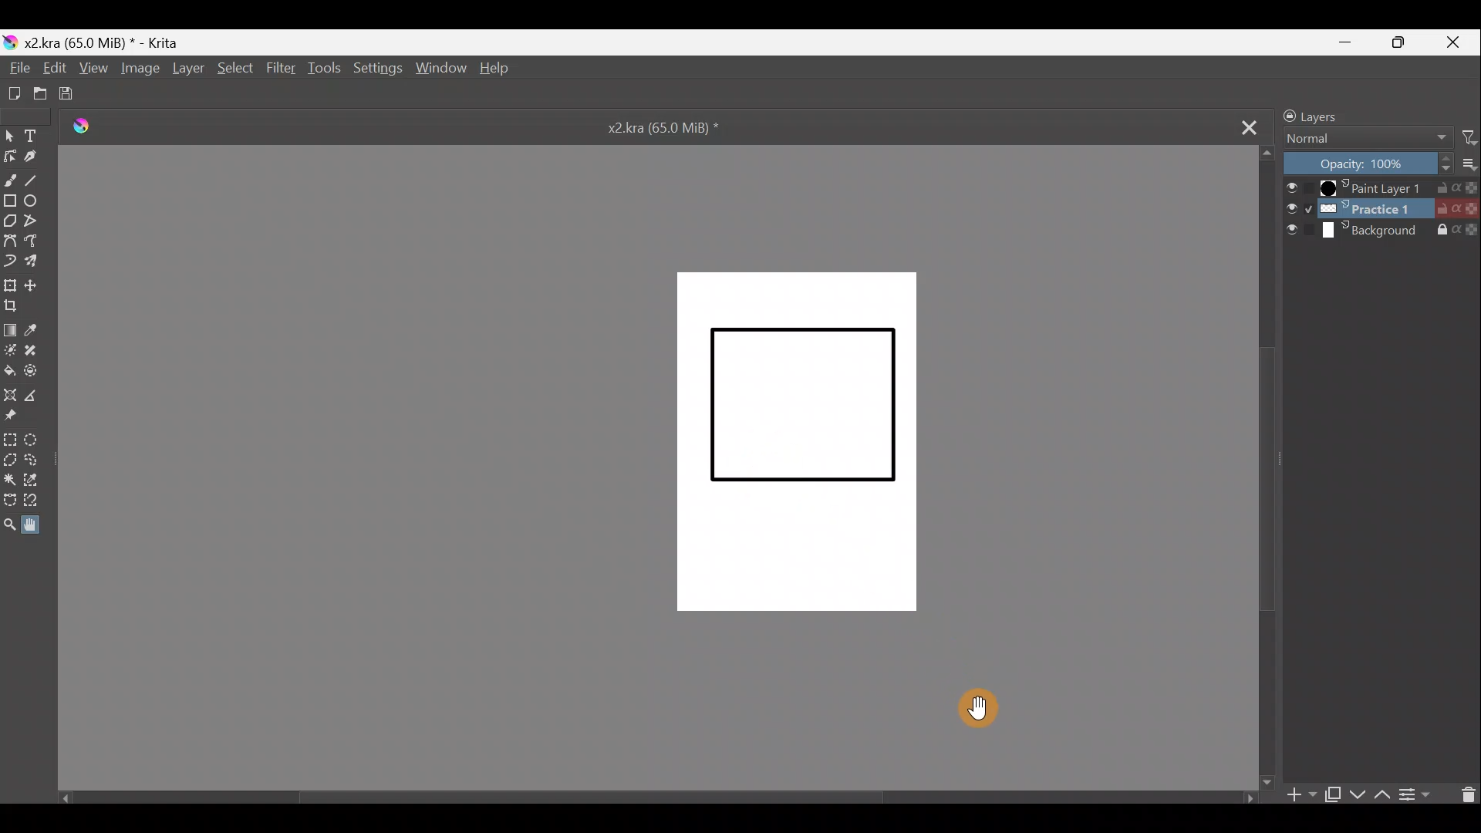  Describe the element at coordinates (9, 239) in the screenshot. I see `Bezier curve tool` at that location.